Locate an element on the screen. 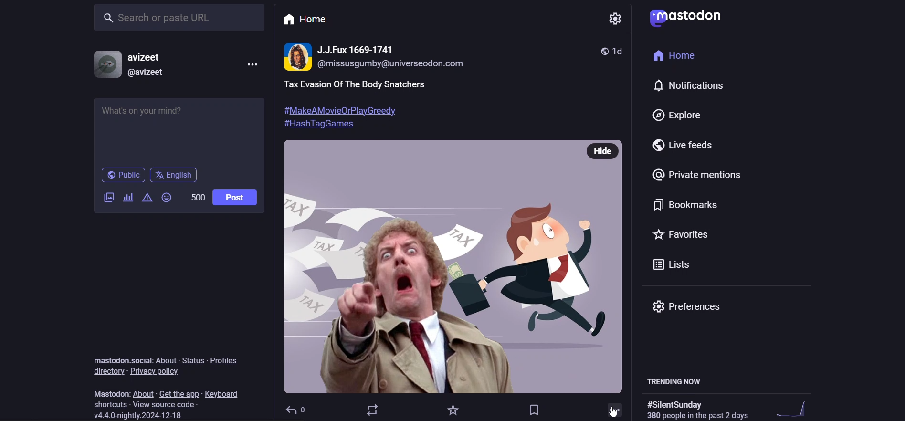 The width and height of the screenshot is (905, 421). public is located at coordinates (124, 175).